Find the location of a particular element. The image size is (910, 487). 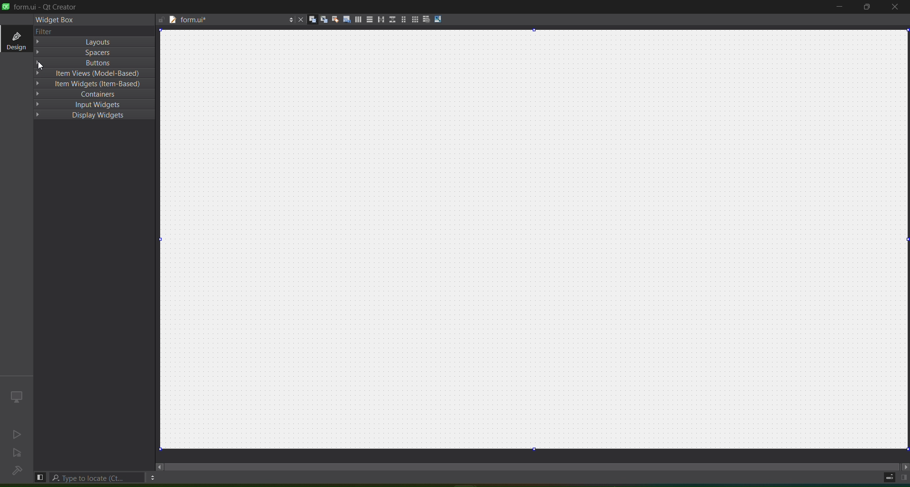

move right is located at coordinates (904, 465).